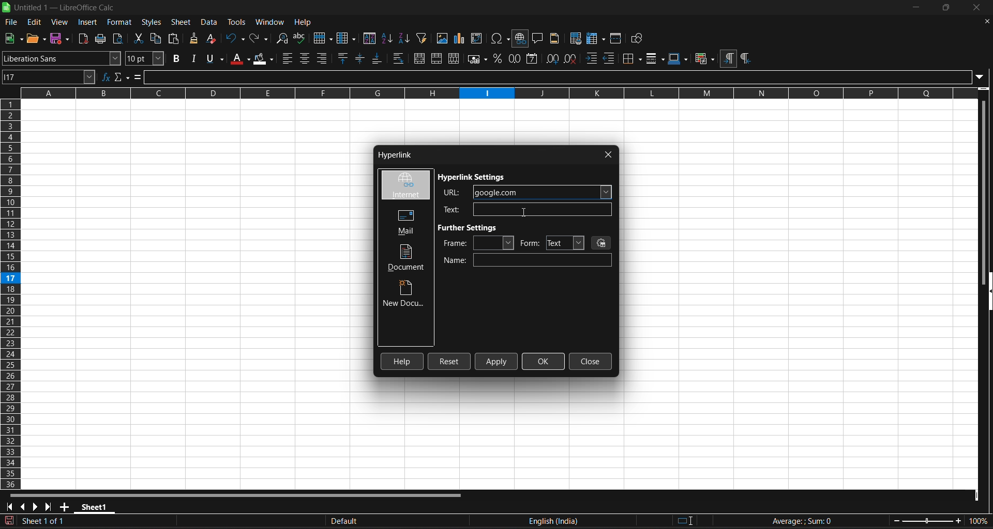 The image size is (993, 529). I want to click on align top, so click(344, 58).